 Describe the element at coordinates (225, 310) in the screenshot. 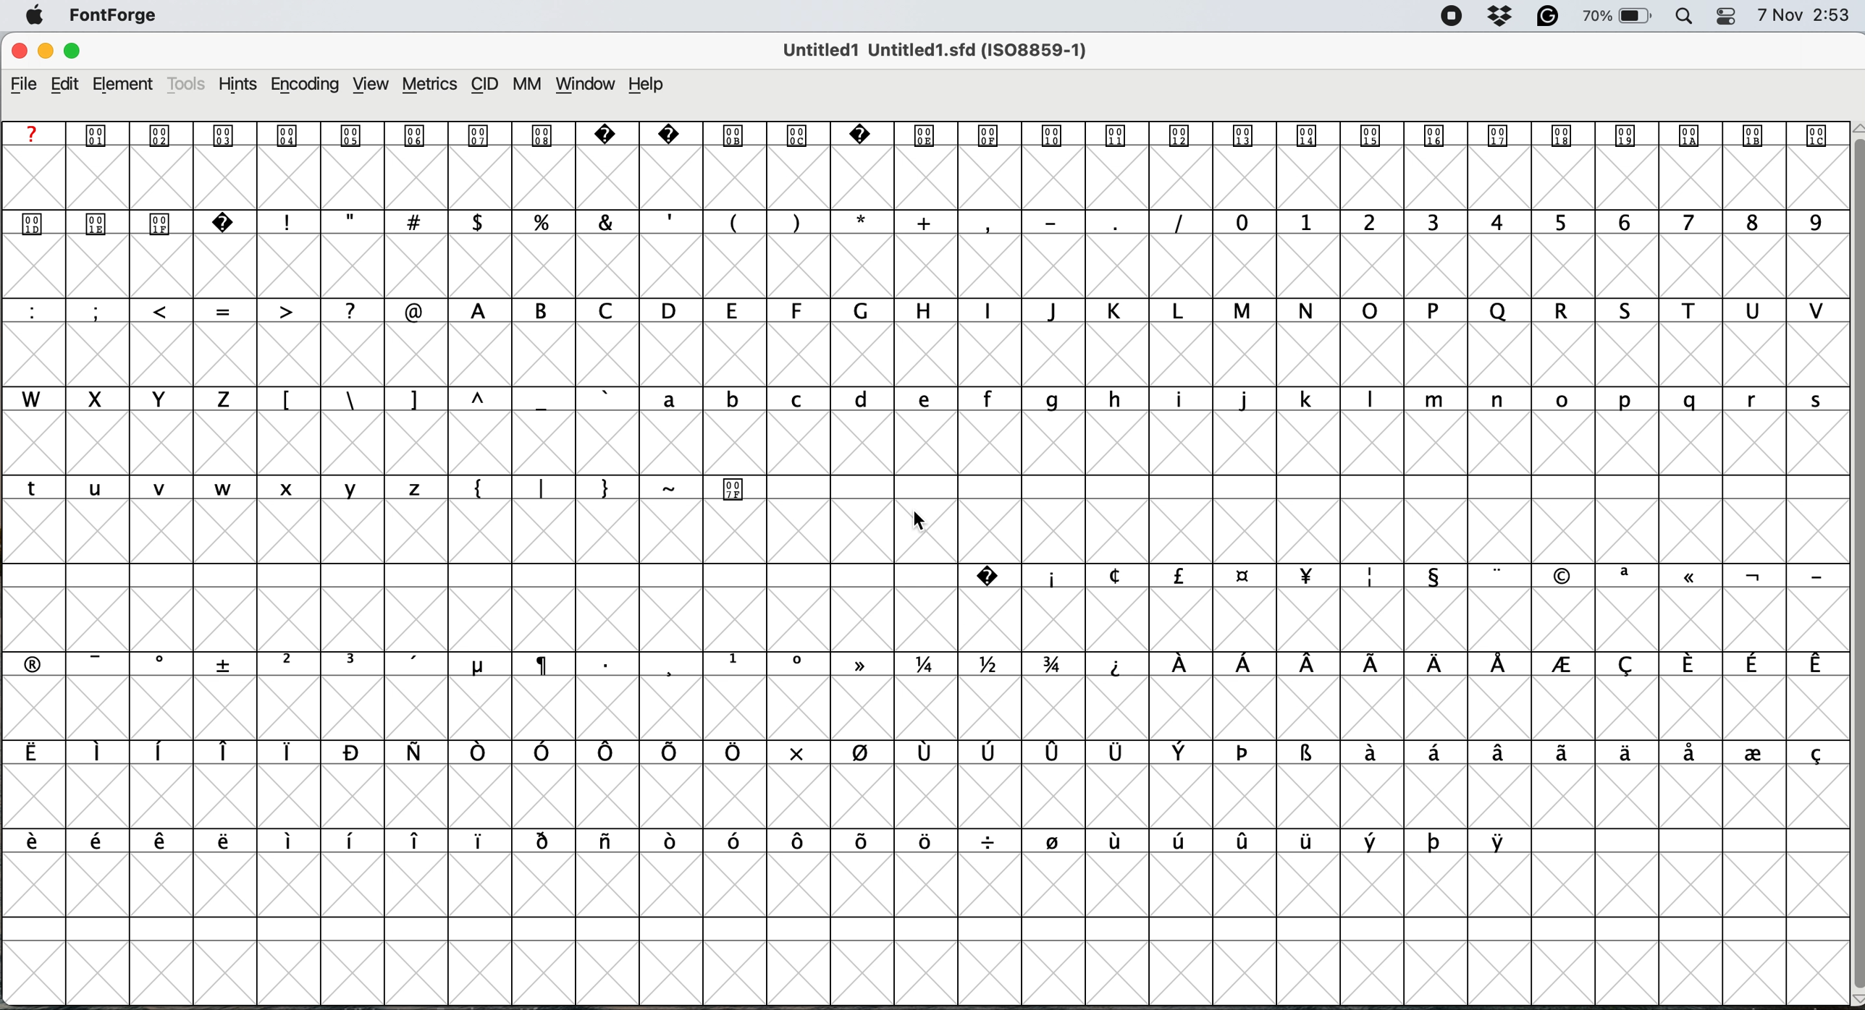

I see `special characters` at that location.